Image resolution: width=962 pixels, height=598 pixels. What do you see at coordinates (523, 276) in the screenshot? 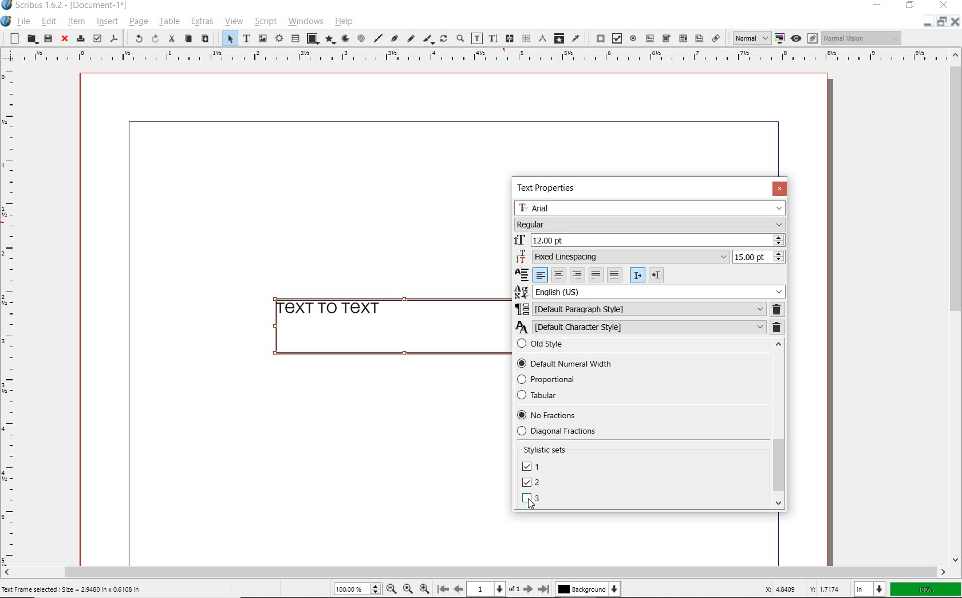
I see `Alignment` at bounding box center [523, 276].